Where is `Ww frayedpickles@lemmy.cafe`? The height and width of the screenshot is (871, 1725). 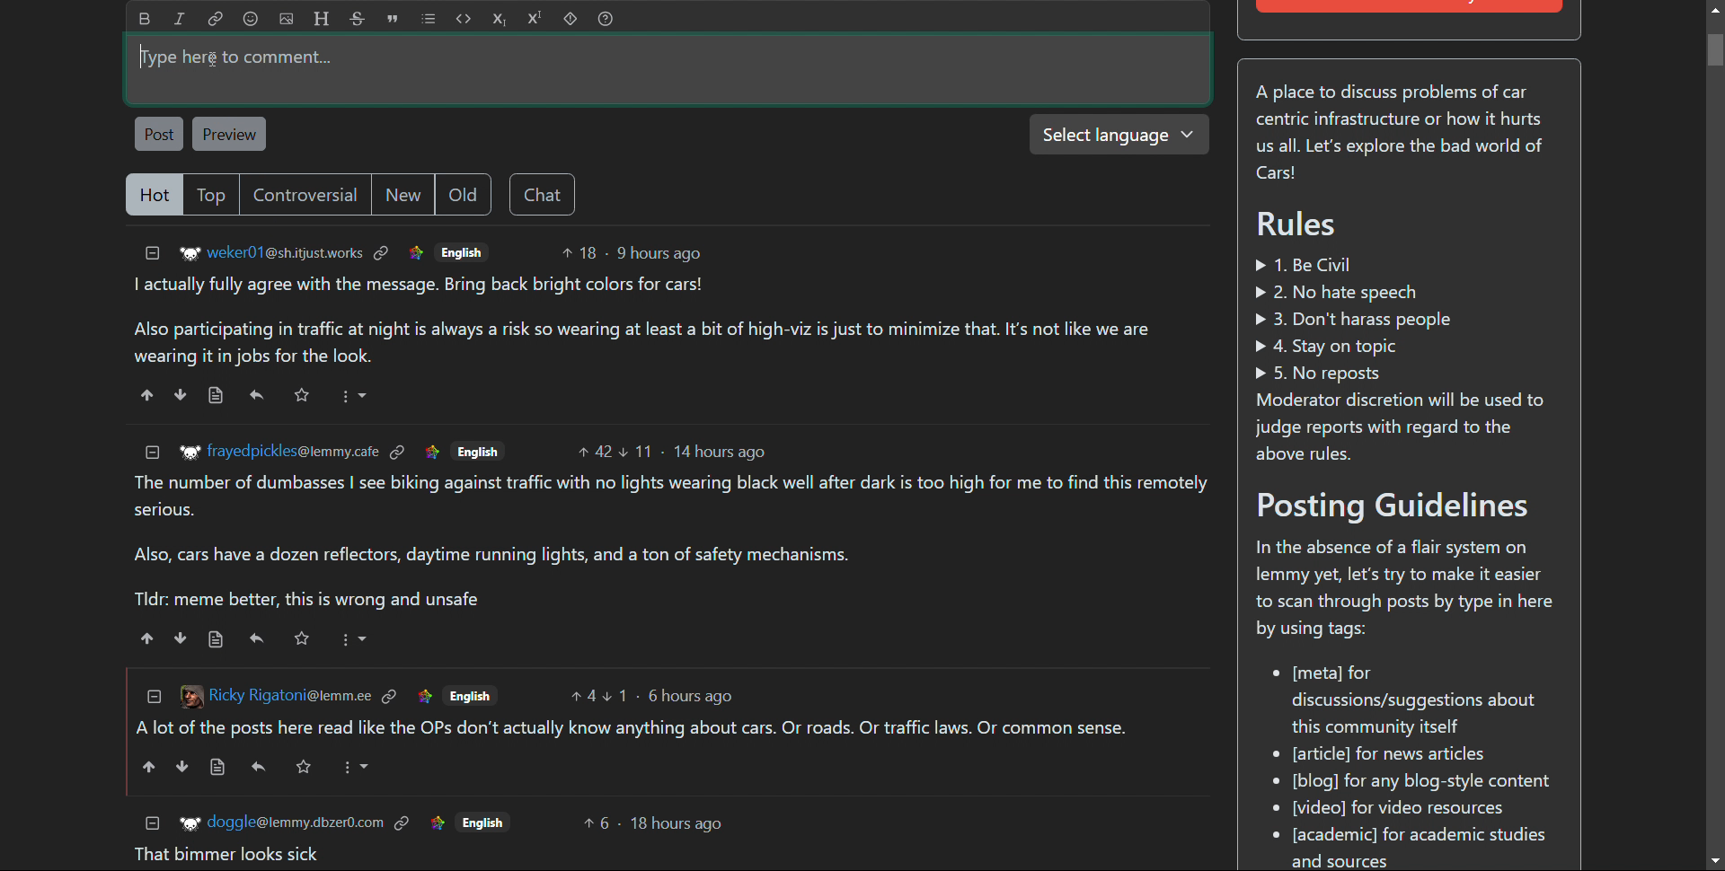
Ww frayedpickles@lemmy.cafe is located at coordinates (277, 451).